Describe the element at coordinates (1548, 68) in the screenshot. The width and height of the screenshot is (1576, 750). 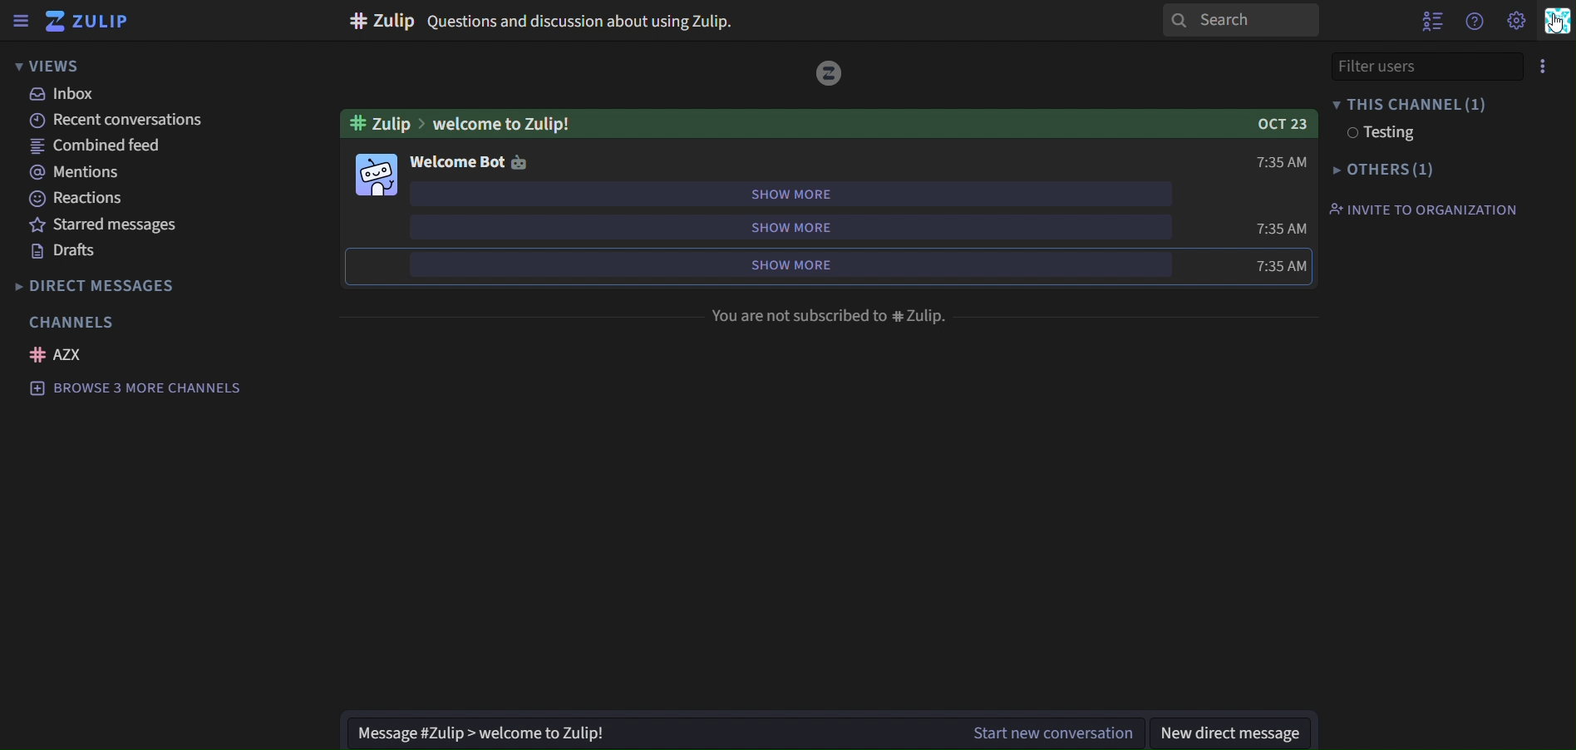
I see `menu` at that location.